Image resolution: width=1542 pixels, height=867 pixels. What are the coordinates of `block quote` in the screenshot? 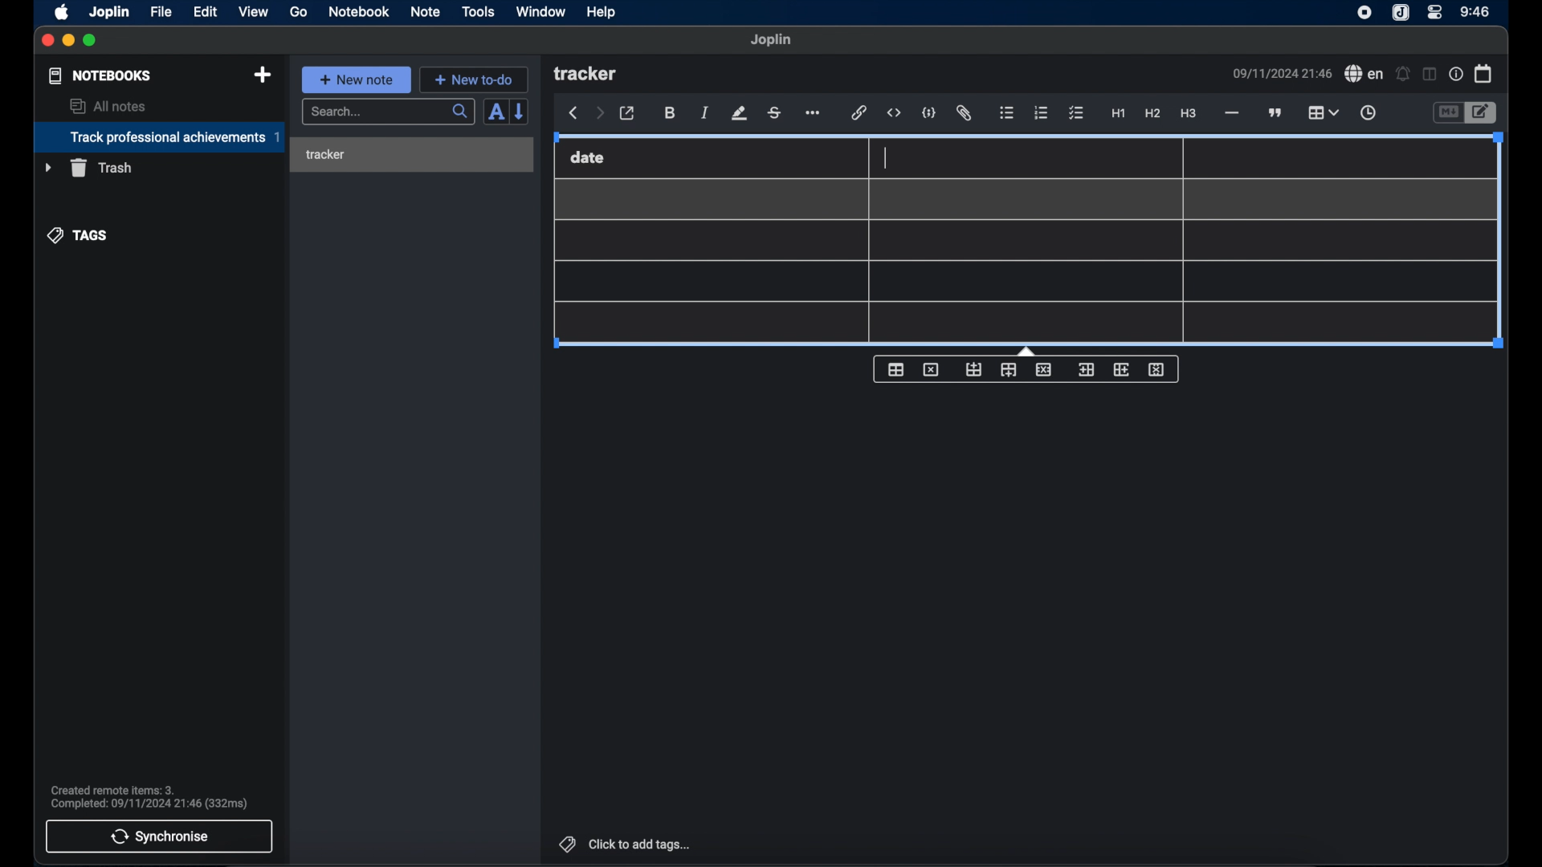 It's located at (1276, 112).